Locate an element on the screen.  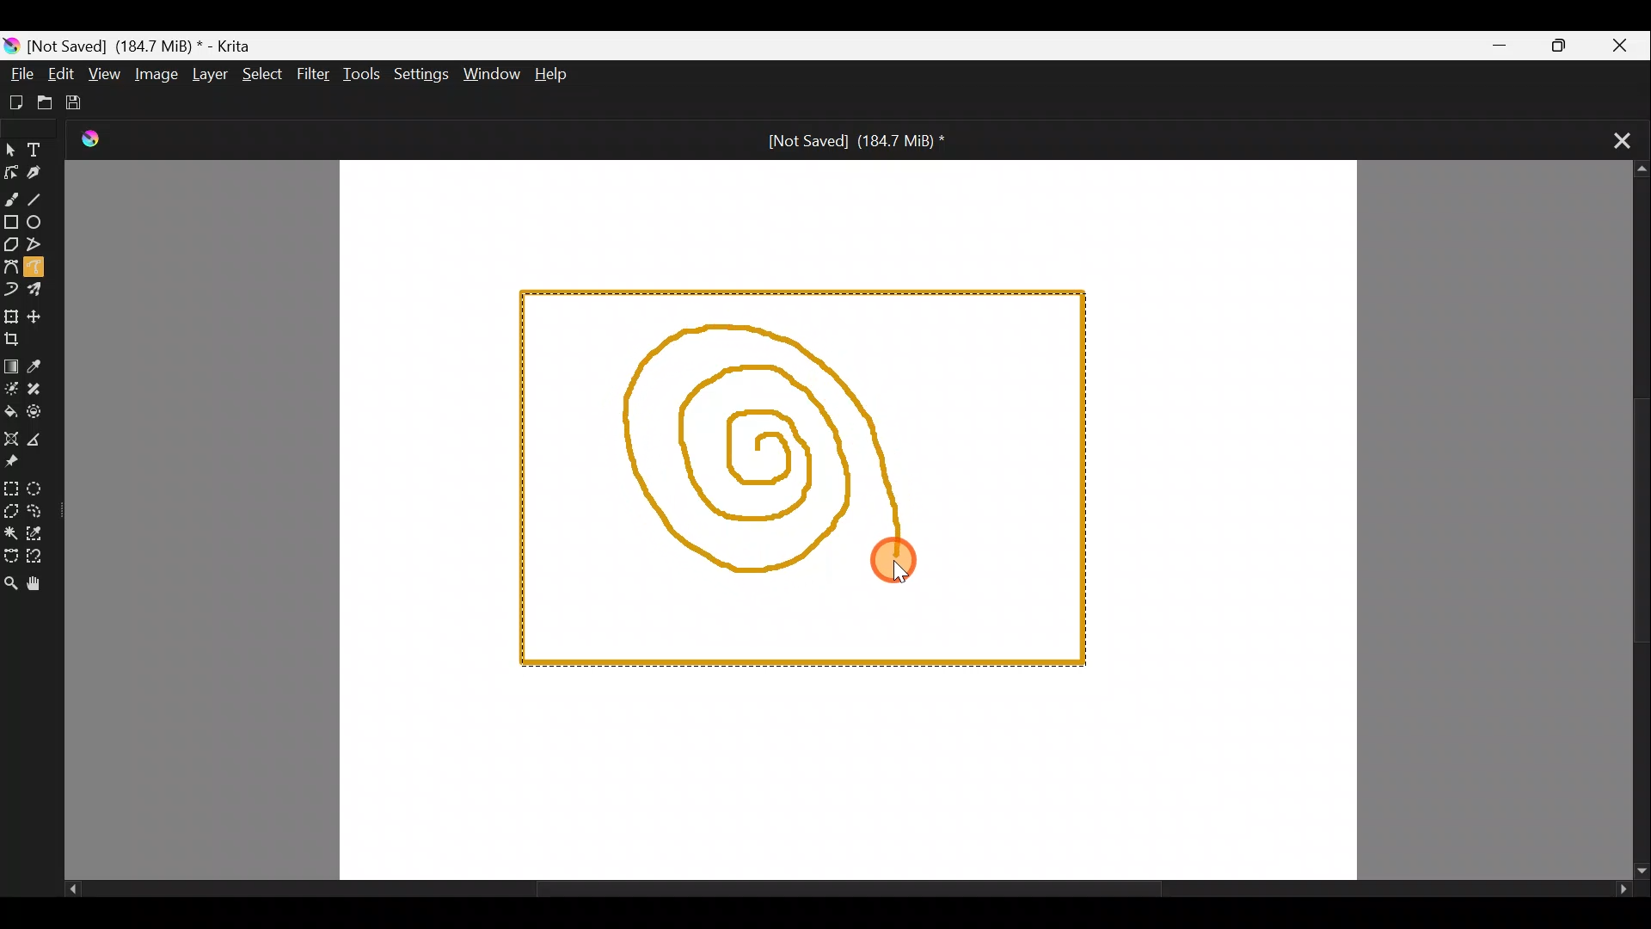
Bezier curve tool is located at coordinates (12, 268).